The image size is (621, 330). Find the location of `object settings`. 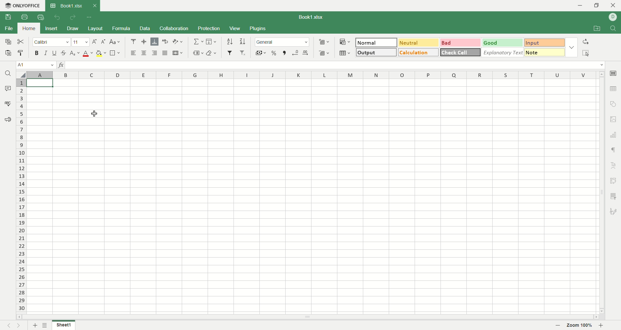

object settings is located at coordinates (613, 105).